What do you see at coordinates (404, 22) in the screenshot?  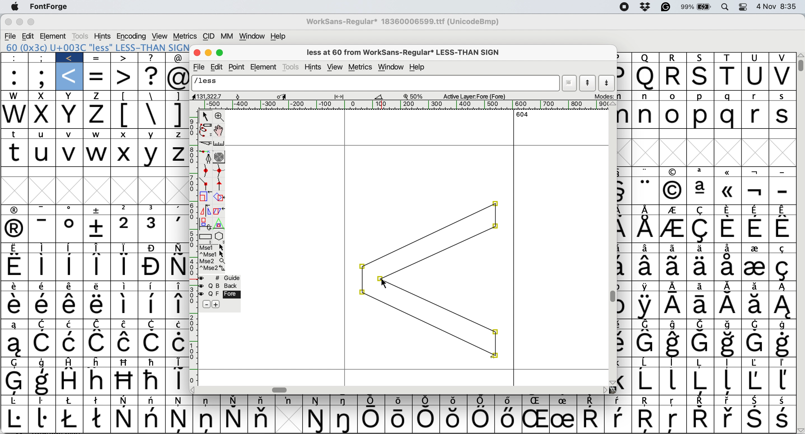 I see `WorkSans-Regular* 18360006599.ttf (UnicodeBmp)` at bounding box center [404, 22].